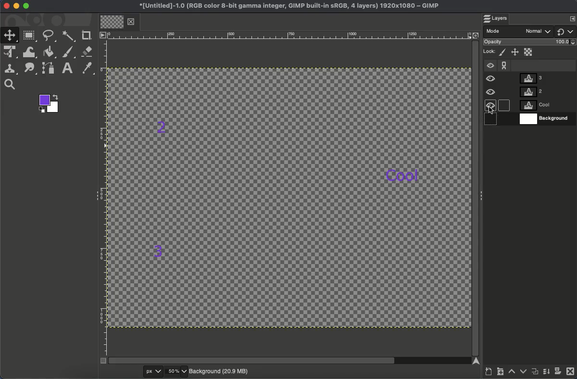  I want to click on Add a mask, so click(558, 373).